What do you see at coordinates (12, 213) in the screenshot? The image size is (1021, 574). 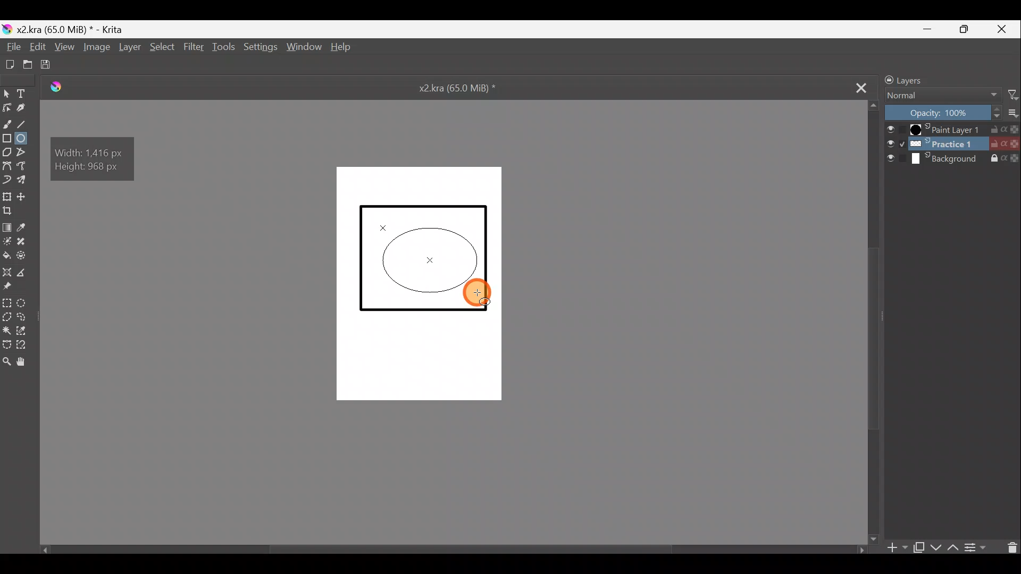 I see `Crop image to an area` at bounding box center [12, 213].